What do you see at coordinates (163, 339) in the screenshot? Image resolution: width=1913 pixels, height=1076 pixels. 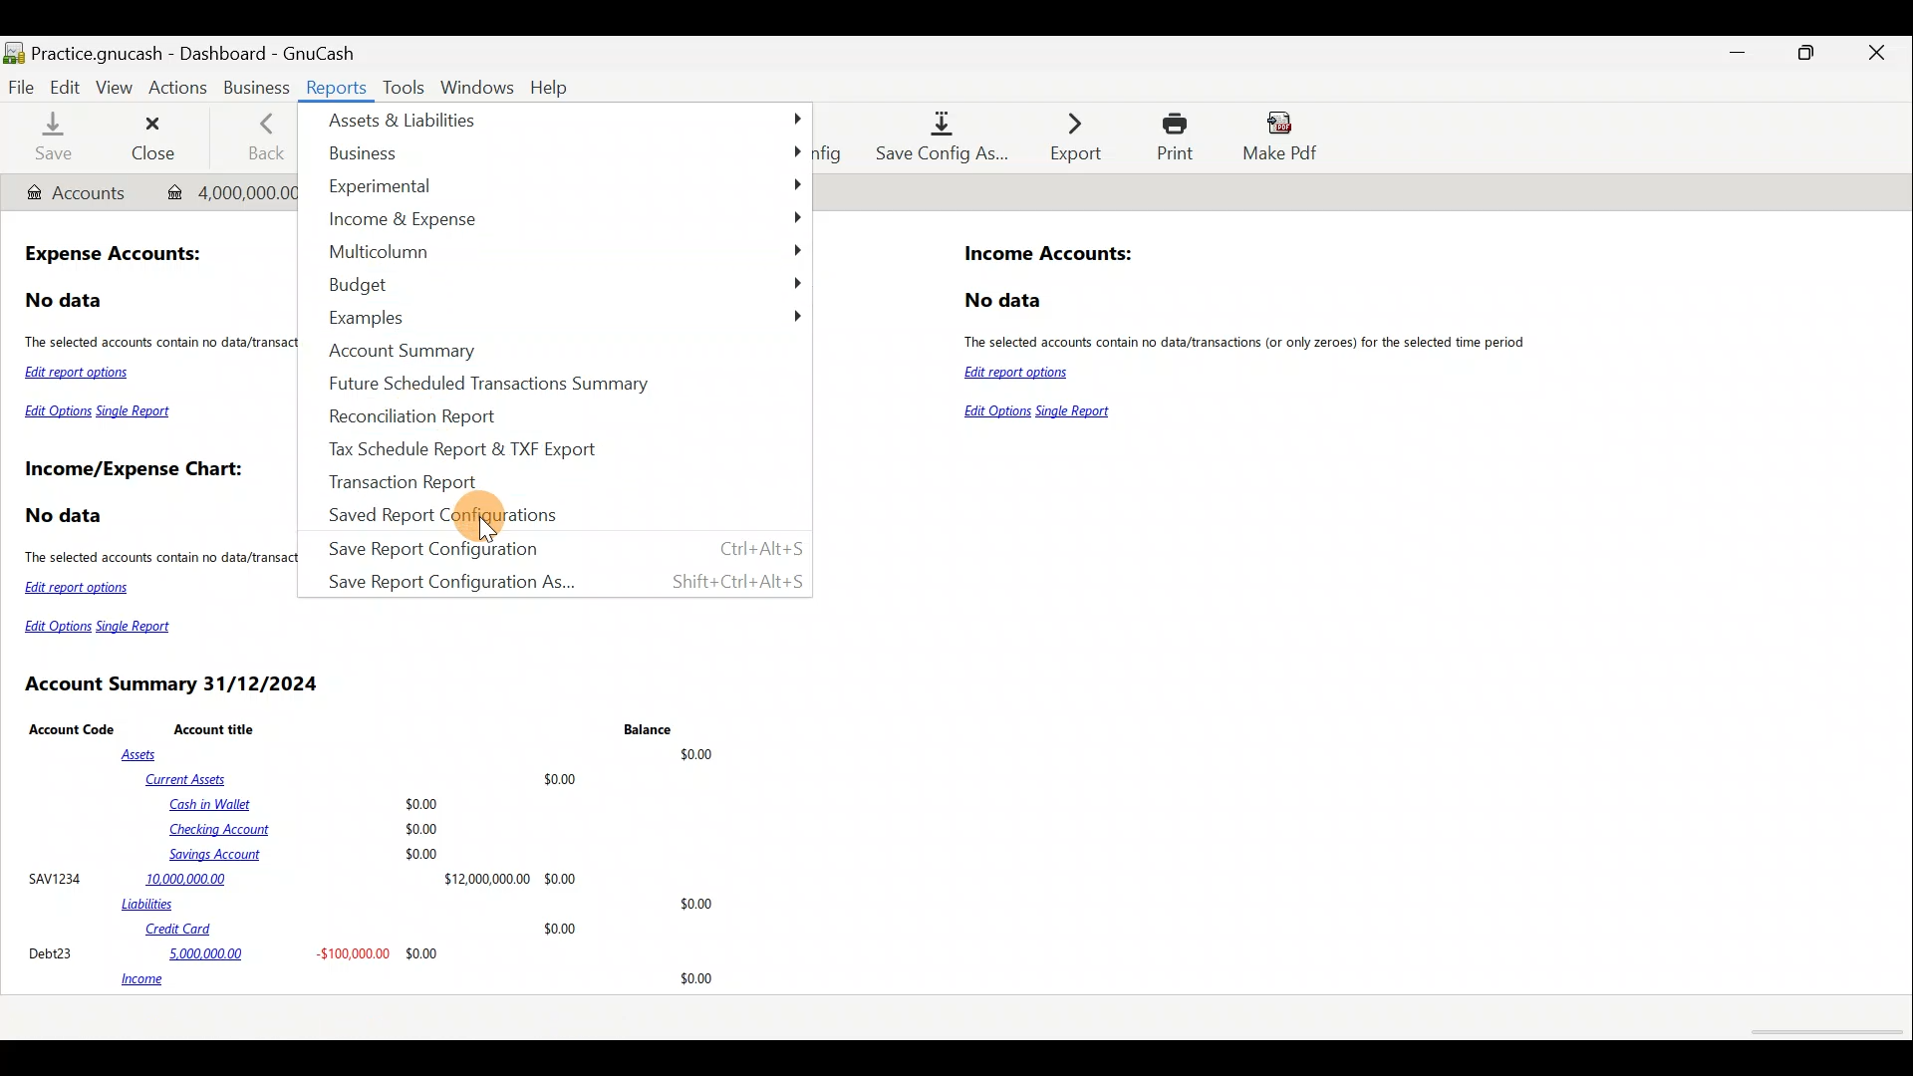 I see `The selected accounts contain no data/transactions (or only zeroes) for the selected time period` at bounding box center [163, 339].